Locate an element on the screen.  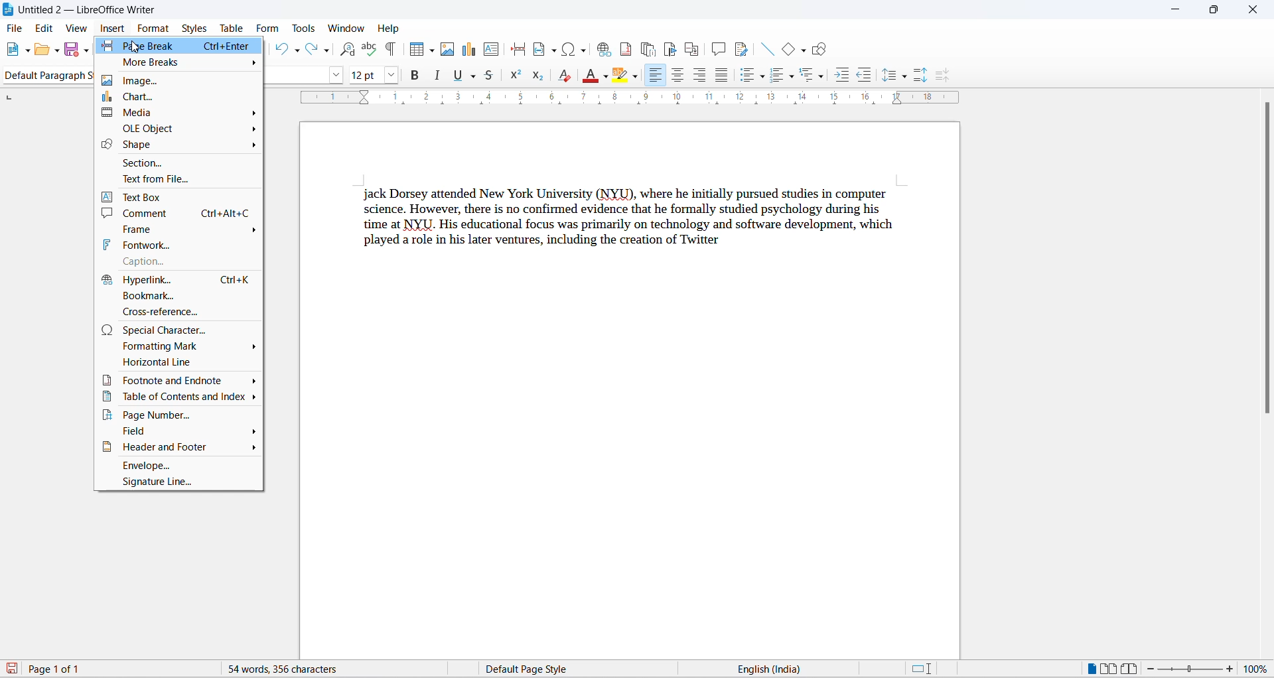
more breaks is located at coordinates (182, 62).